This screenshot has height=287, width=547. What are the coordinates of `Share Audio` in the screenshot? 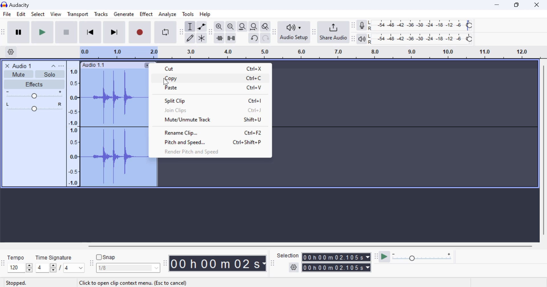 It's located at (333, 32).